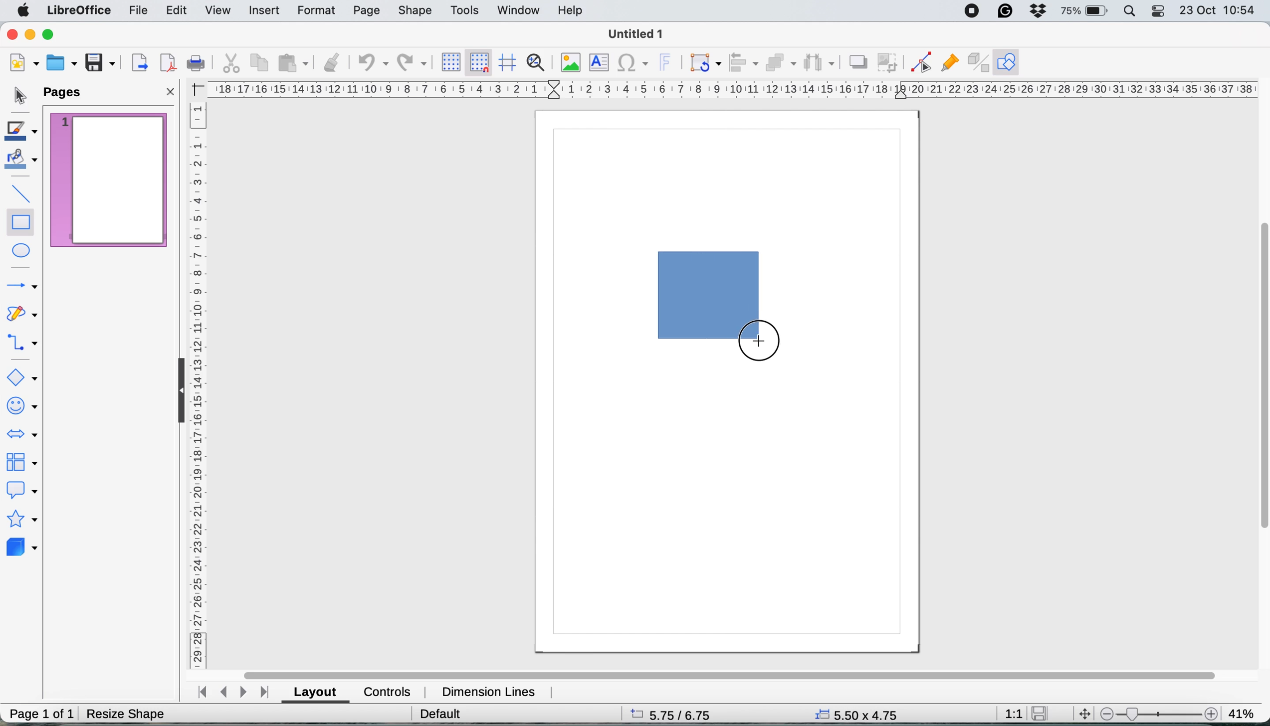  Describe the element at coordinates (1219, 10) in the screenshot. I see `23 oct 10:54` at that location.